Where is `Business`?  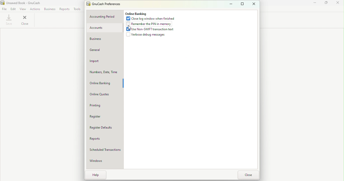
Business is located at coordinates (50, 9).